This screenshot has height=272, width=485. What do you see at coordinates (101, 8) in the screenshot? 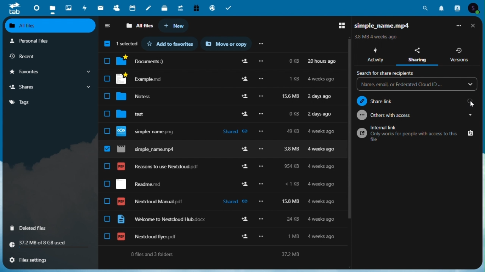
I see `Mail` at bounding box center [101, 8].